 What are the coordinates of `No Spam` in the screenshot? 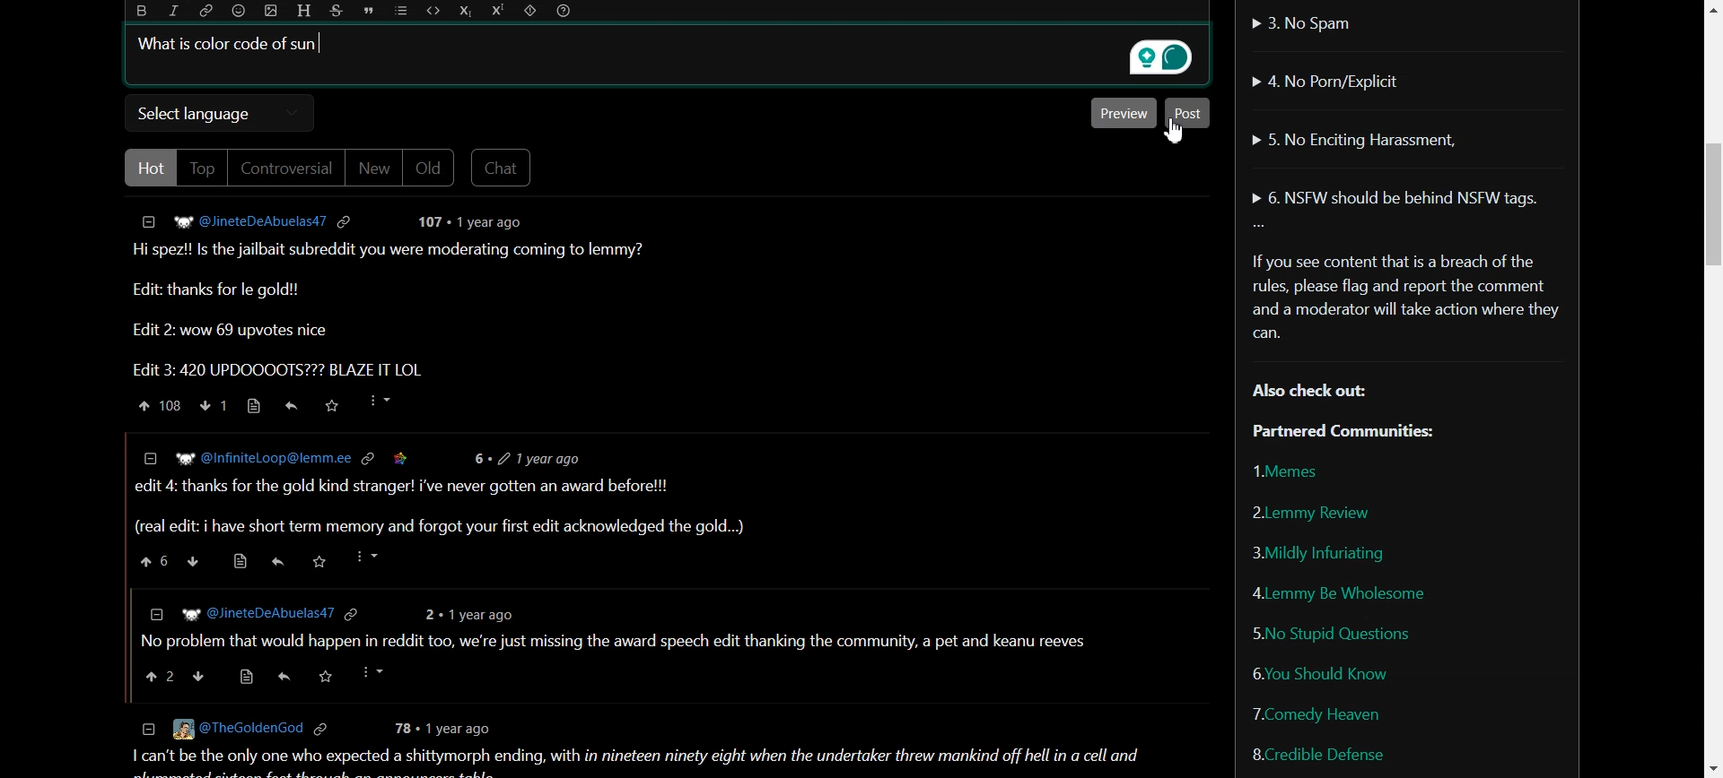 It's located at (1316, 24).